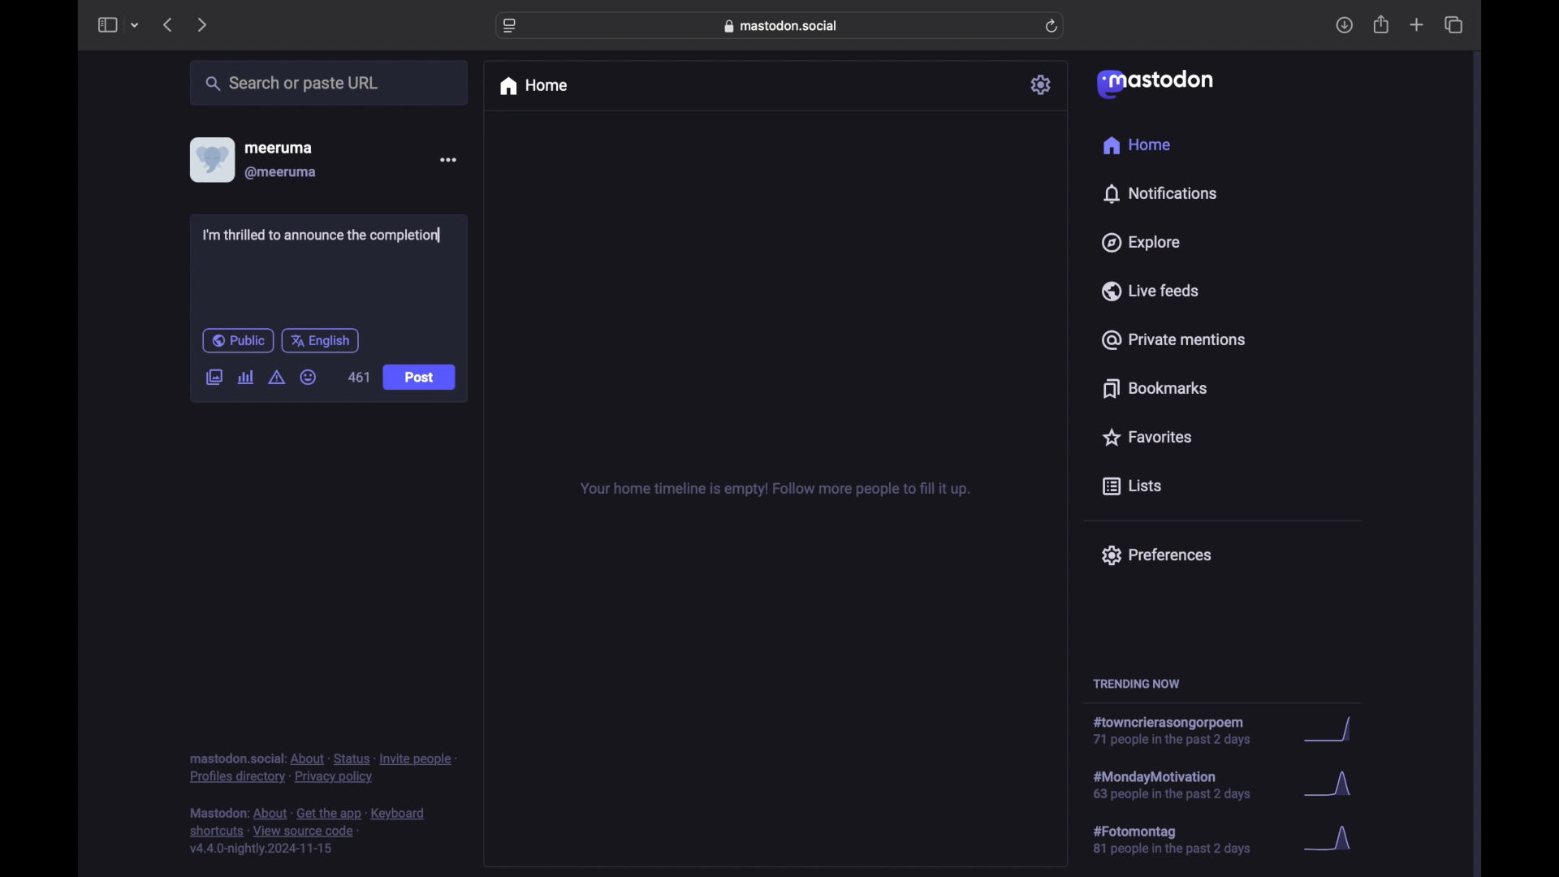  What do you see at coordinates (167, 24) in the screenshot?
I see `previous` at bounding box center [167, 24].